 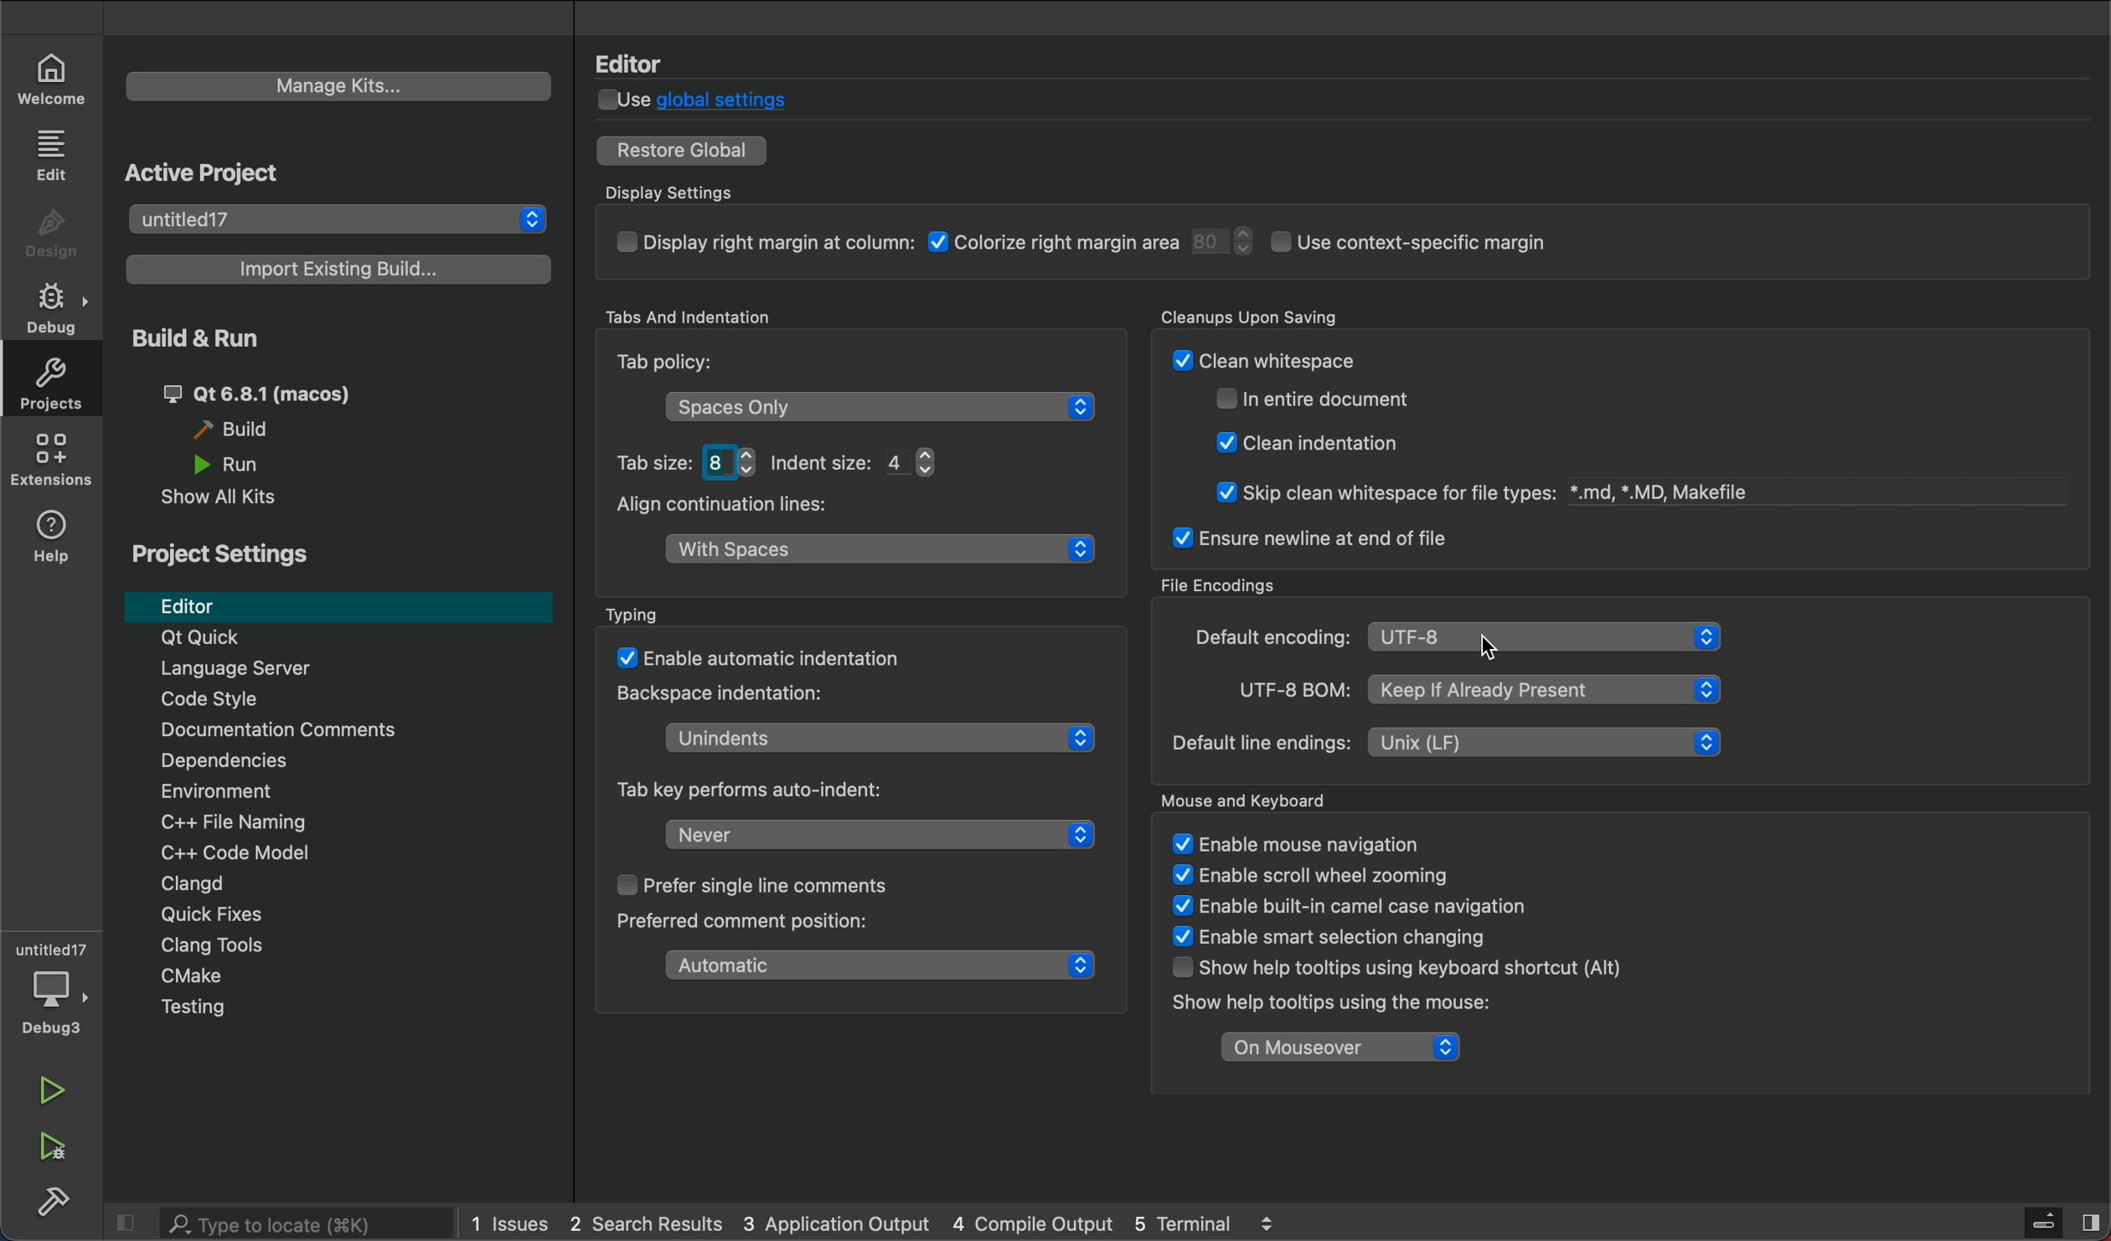 What do you see at coordinates (885, 965) in the screenshot?
I see `comment position ` at bounding box center [885, 965].